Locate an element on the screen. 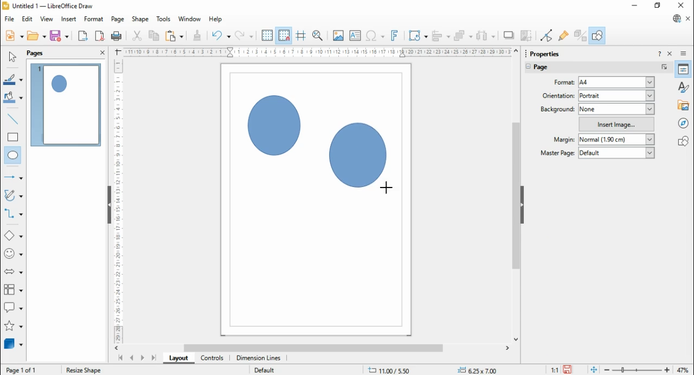  rectangle is located at coordinates (13, 137).